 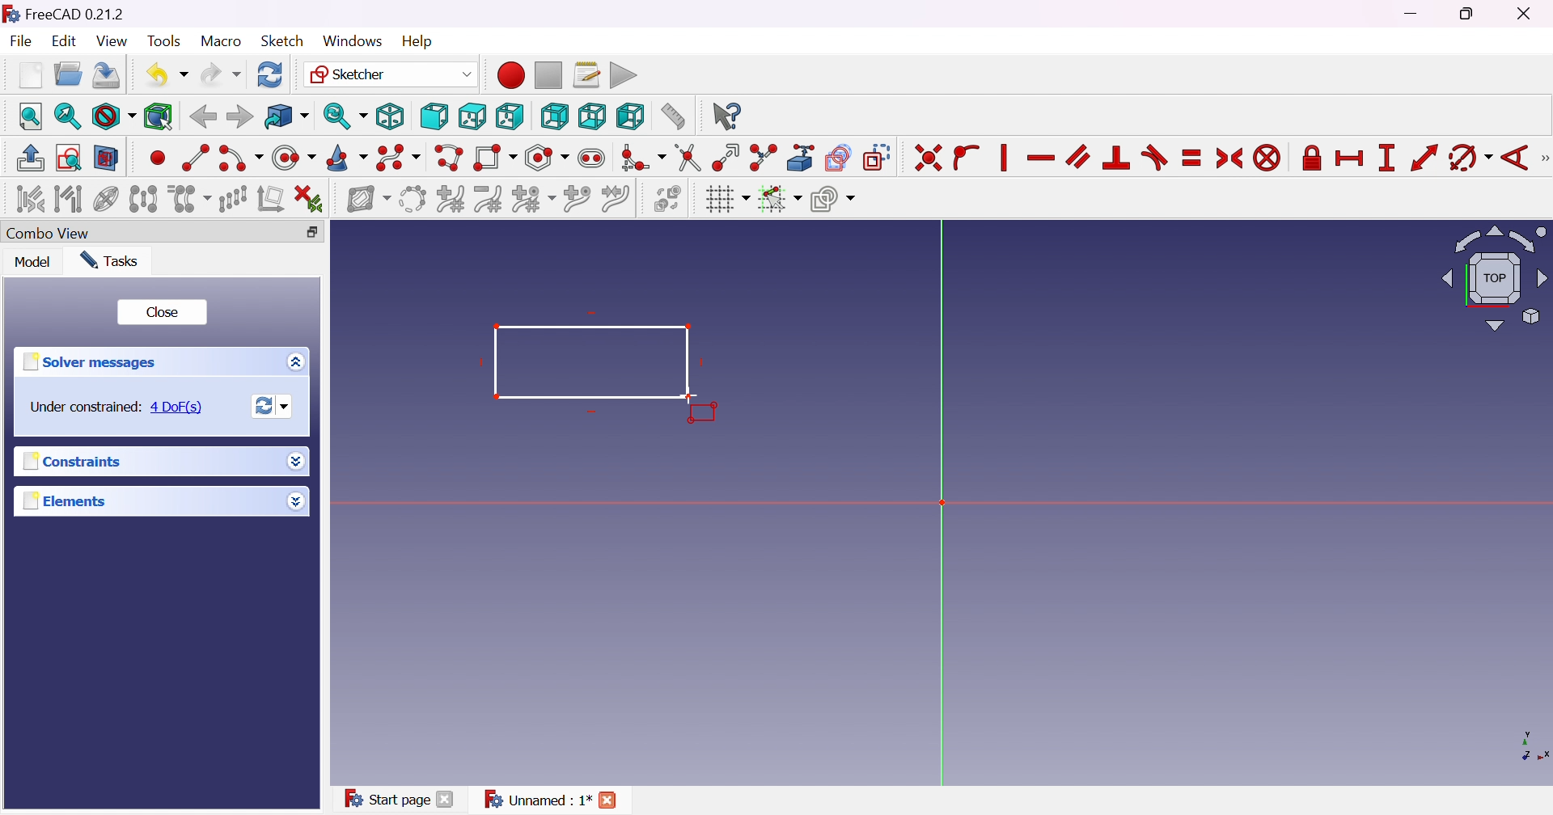 What do you see at coordinates (295, 501) in the screenshot?
I see `More options` at bounding box center [295, 501].